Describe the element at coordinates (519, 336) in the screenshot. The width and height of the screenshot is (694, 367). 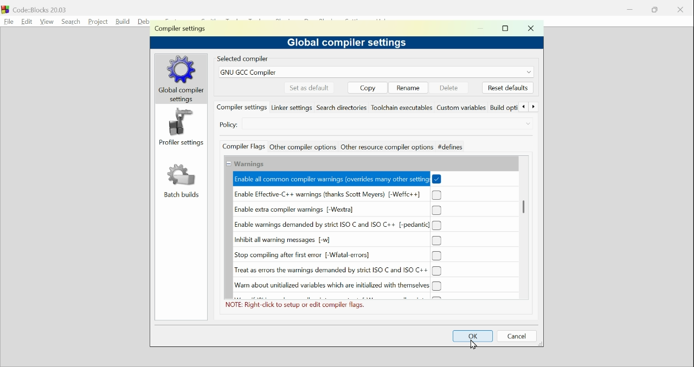
I see `Cancel` at that location.